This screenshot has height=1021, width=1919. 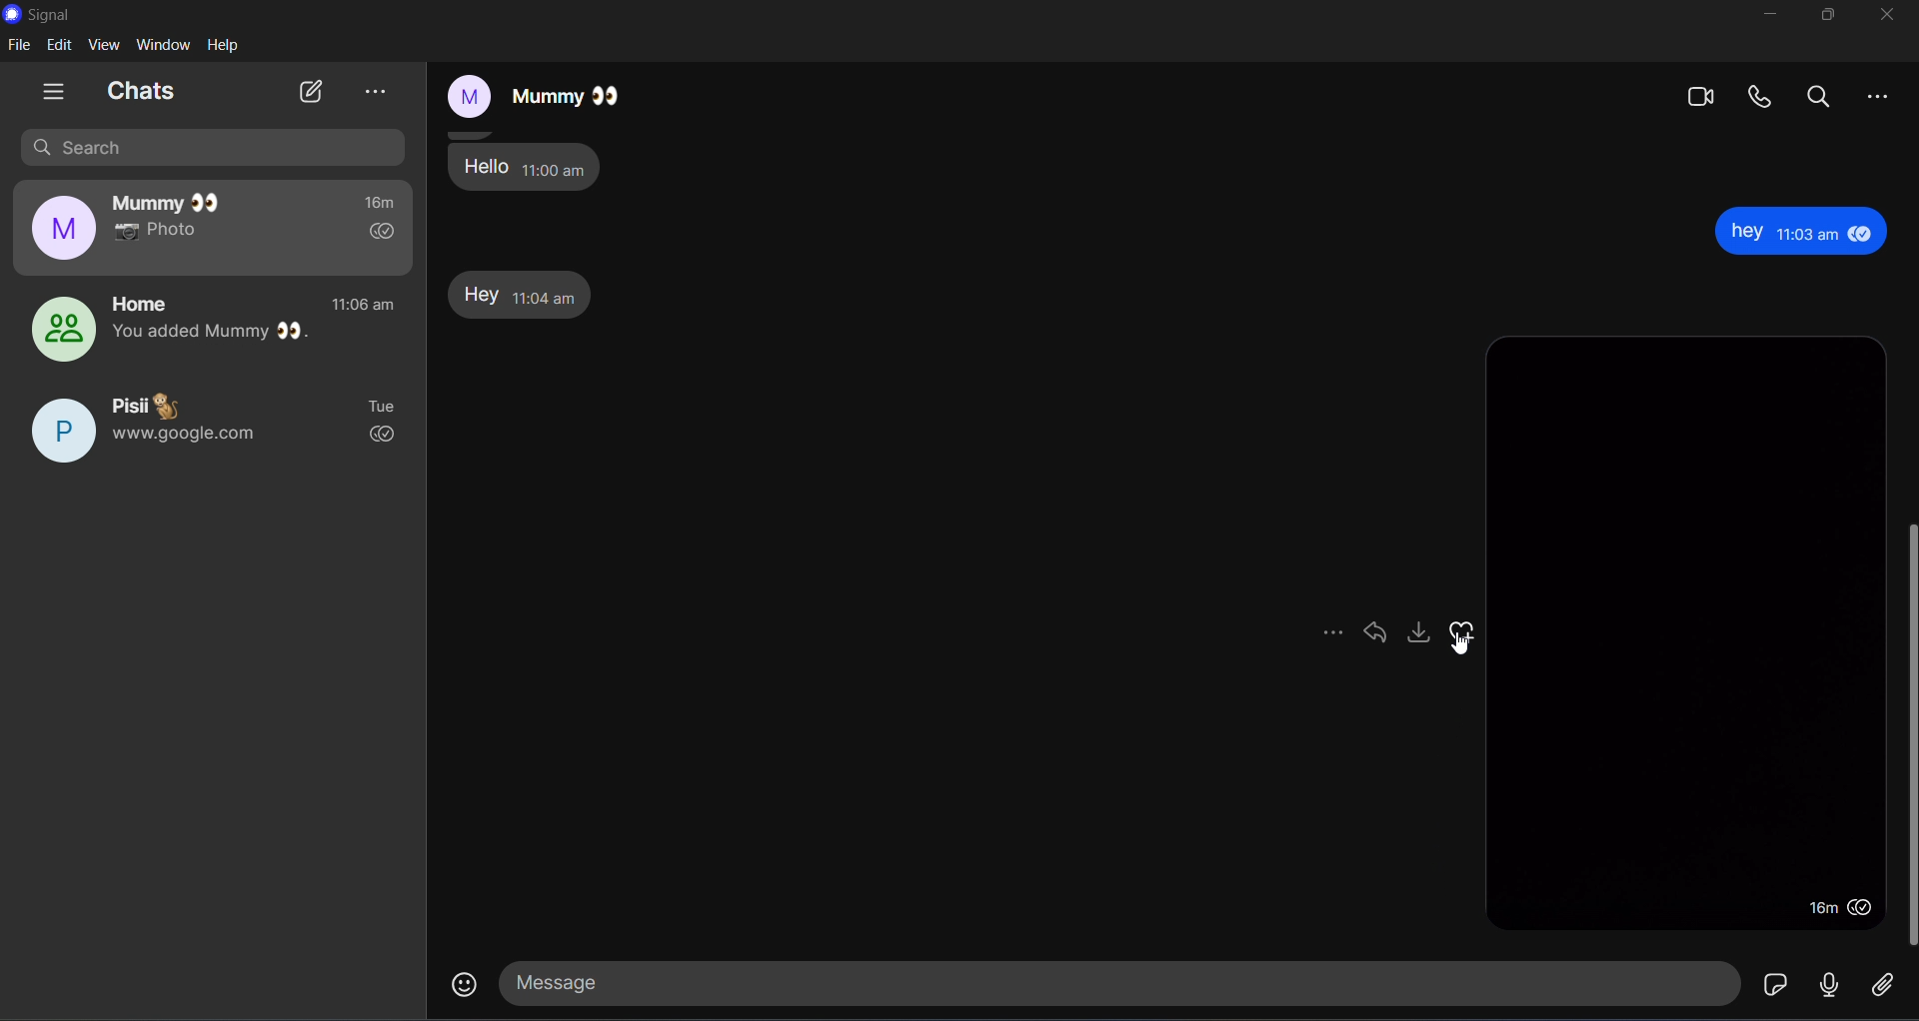 I want to click on emojis, so click(x=464, y=983).